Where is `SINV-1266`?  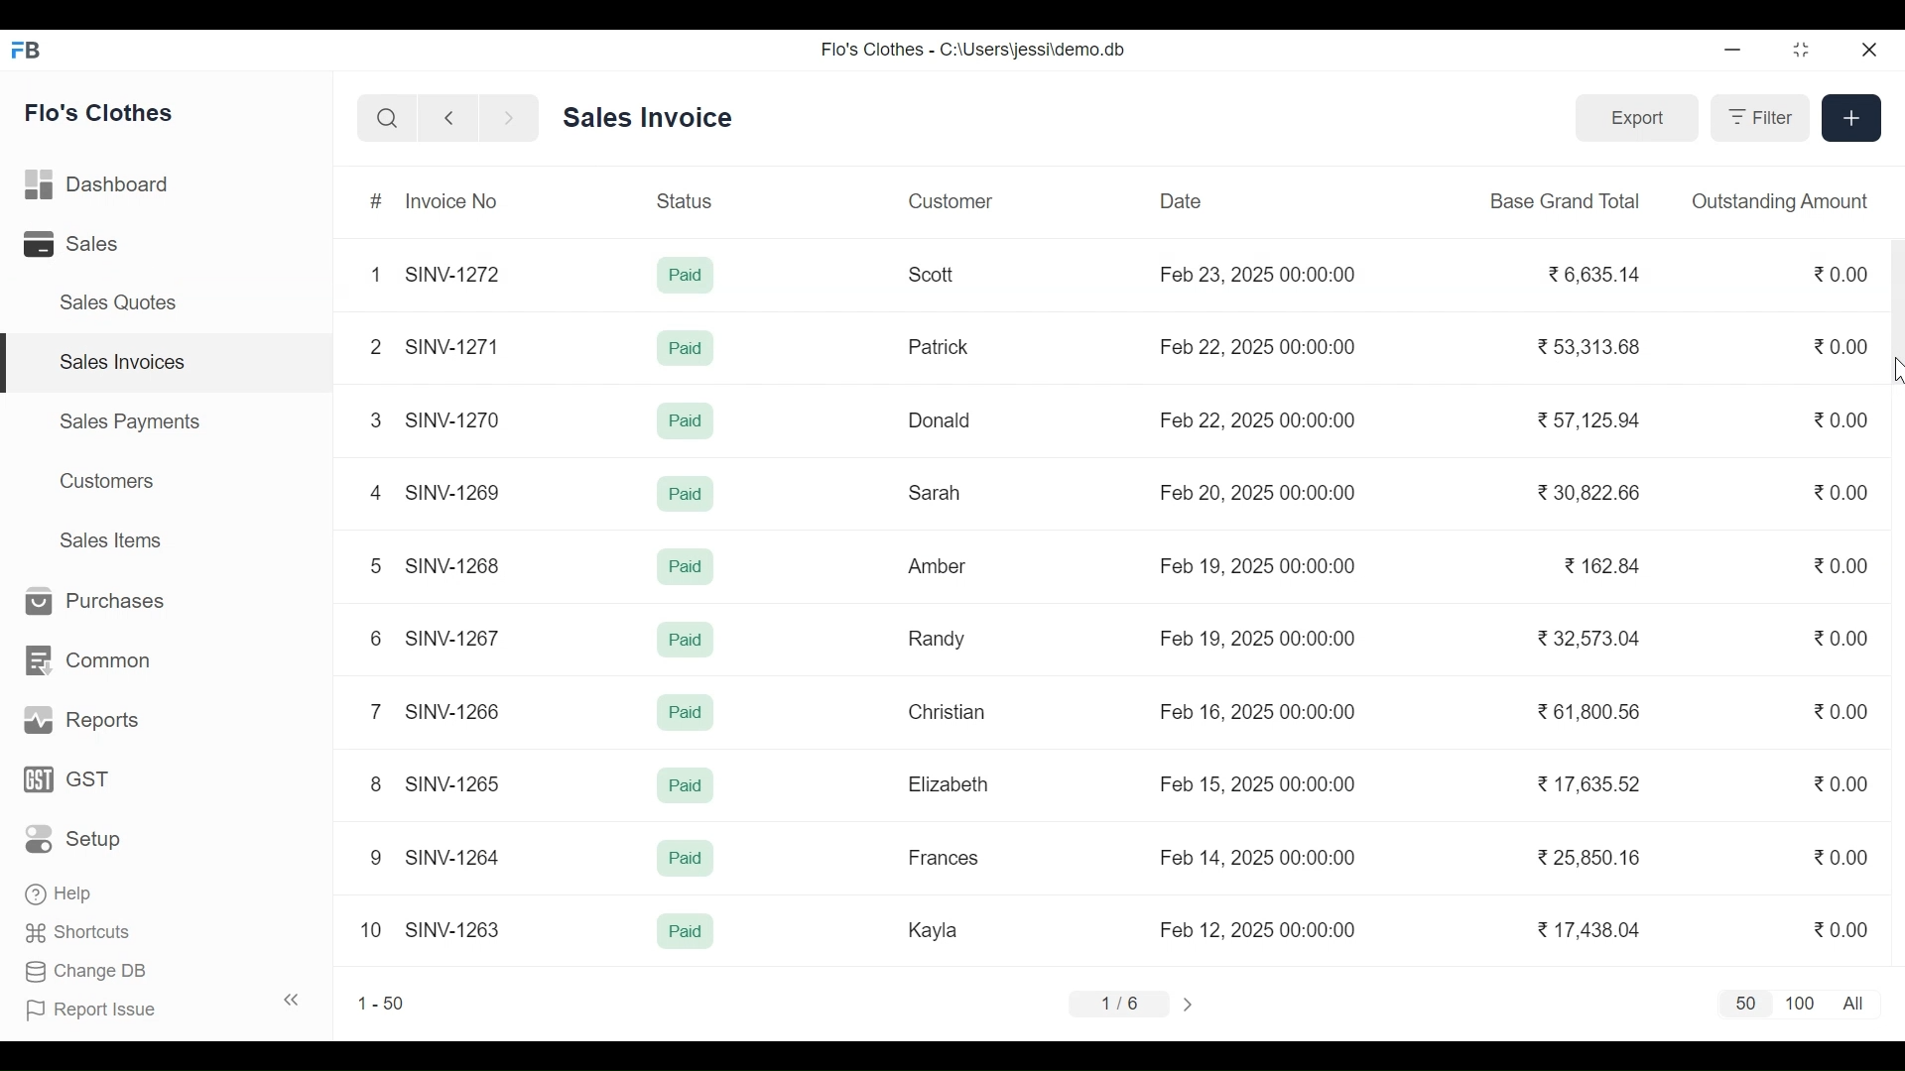 SINV-1266 is located at coordinates (458, 711).